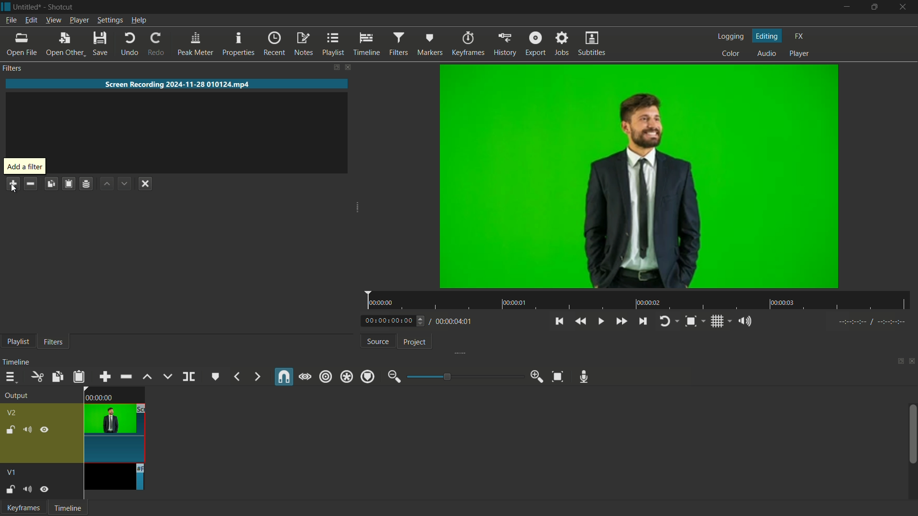  Describe the element at coordinates (10, 490) in the screenshot. I see `lock` at that location.